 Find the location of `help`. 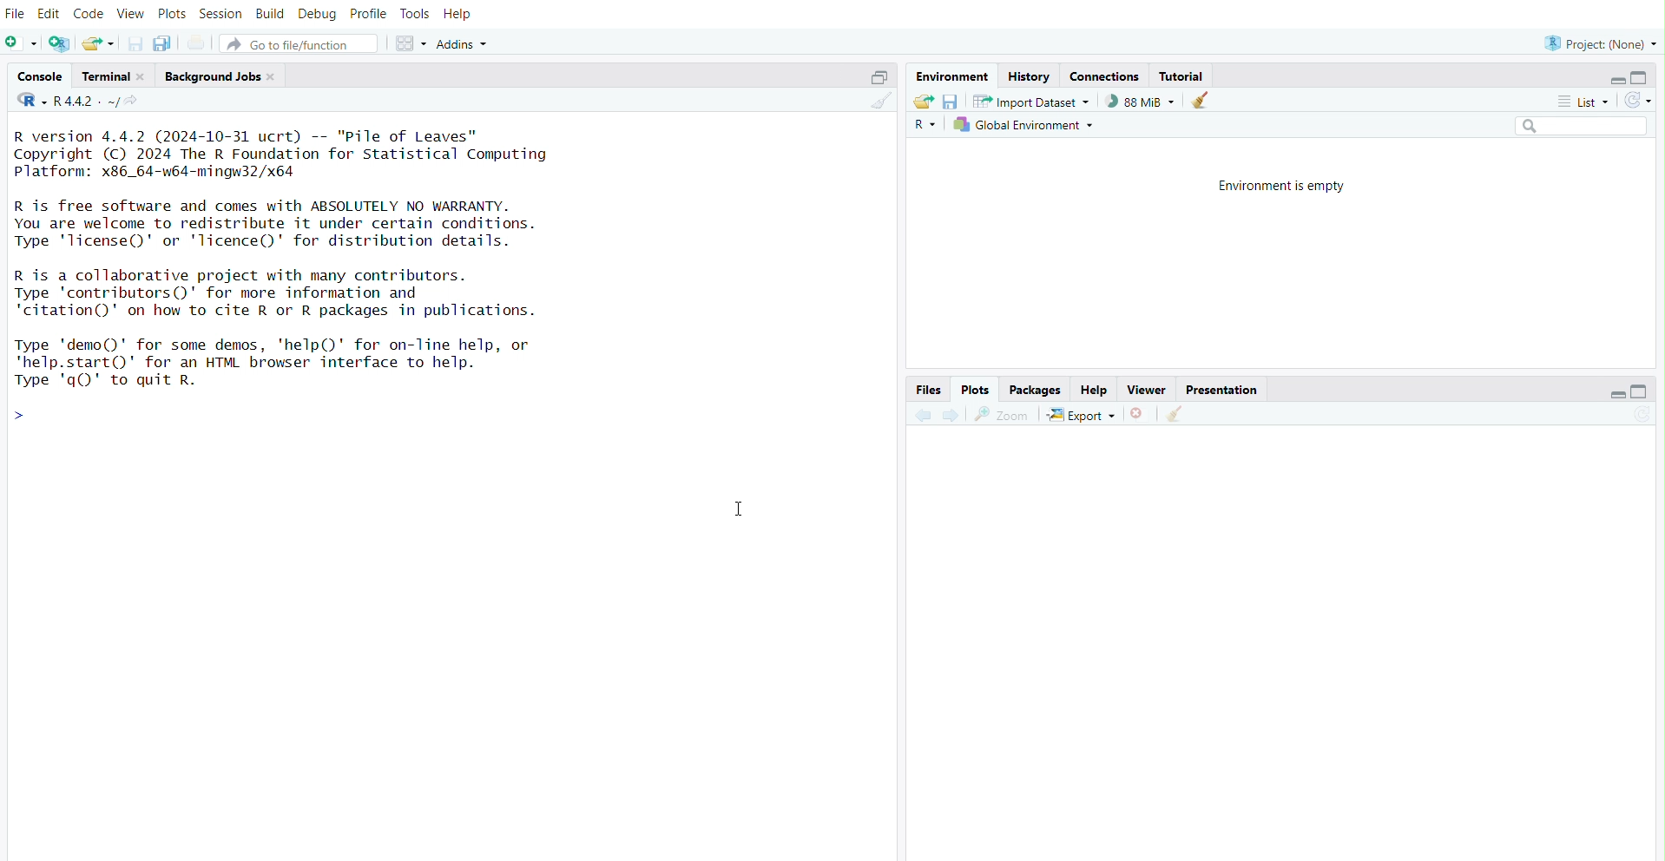

help is located at coordinates (1097, 388).